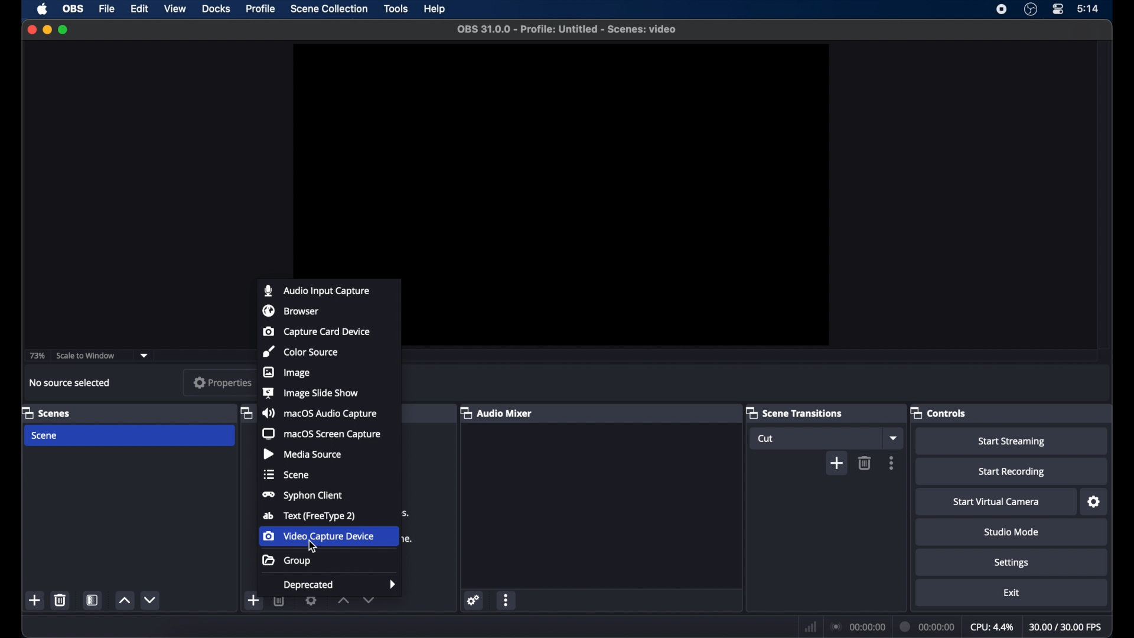 This screenshot has height=638, width=1134. I want to click on add, so click(837, 464).